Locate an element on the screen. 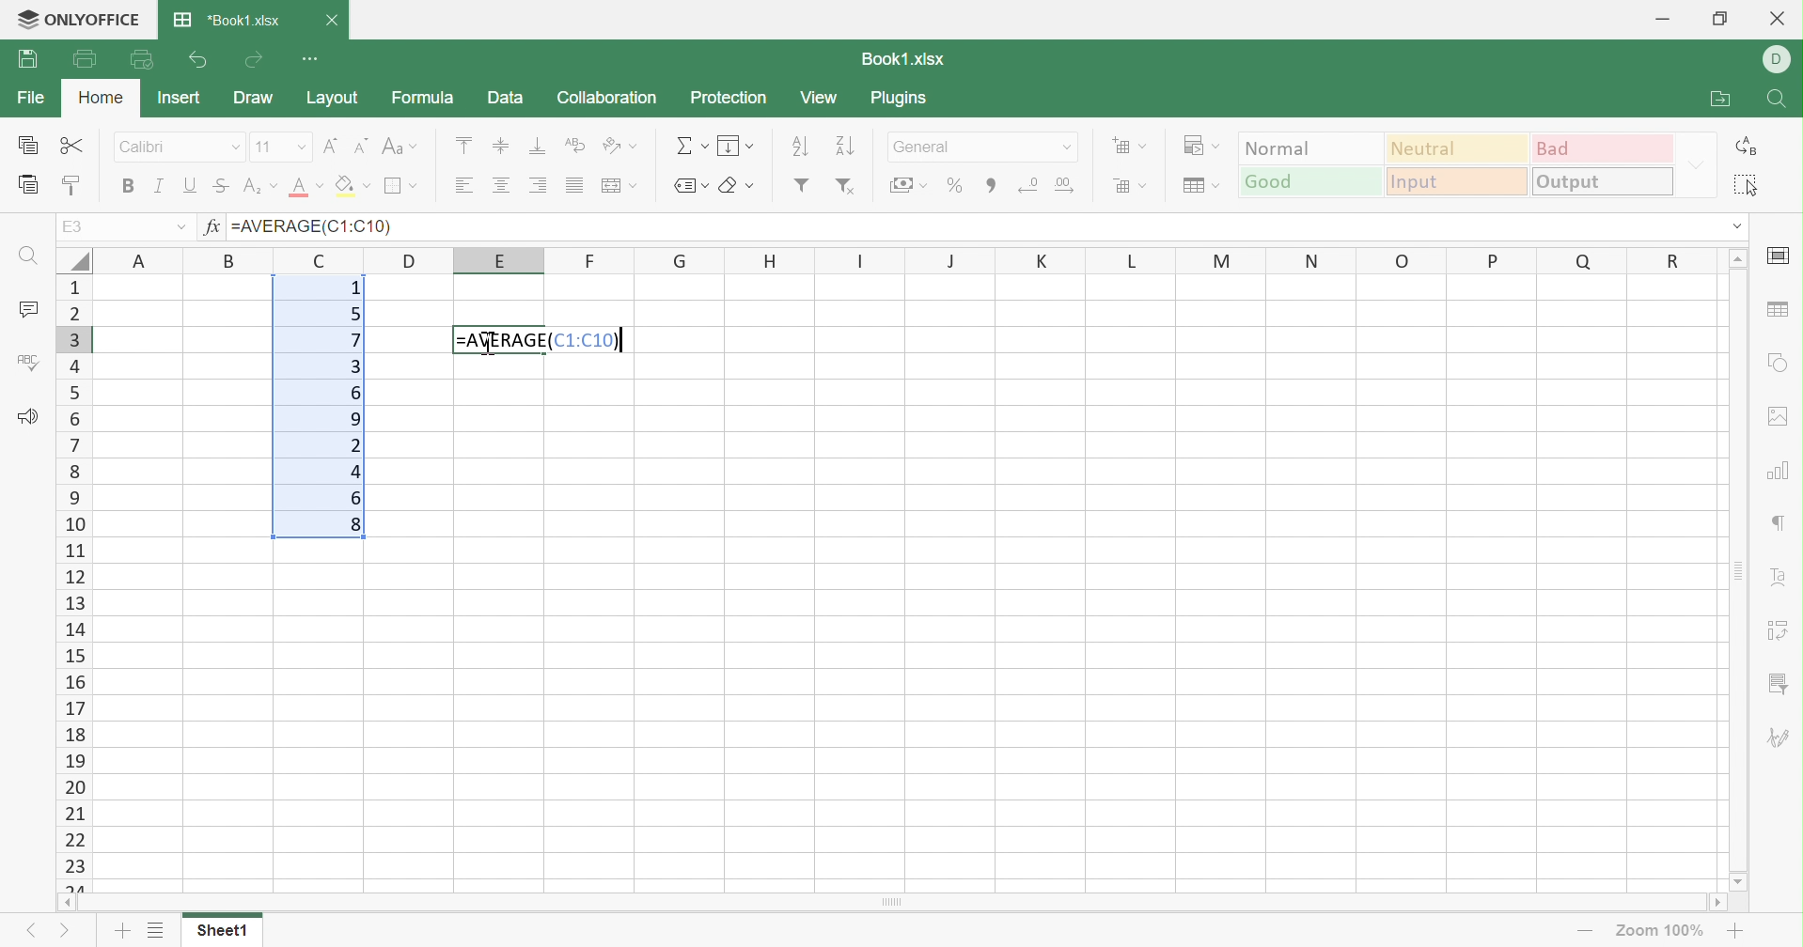 The height and width of the screenshot is (947, 1803). Image settings is located at coordinates (1782, 414).